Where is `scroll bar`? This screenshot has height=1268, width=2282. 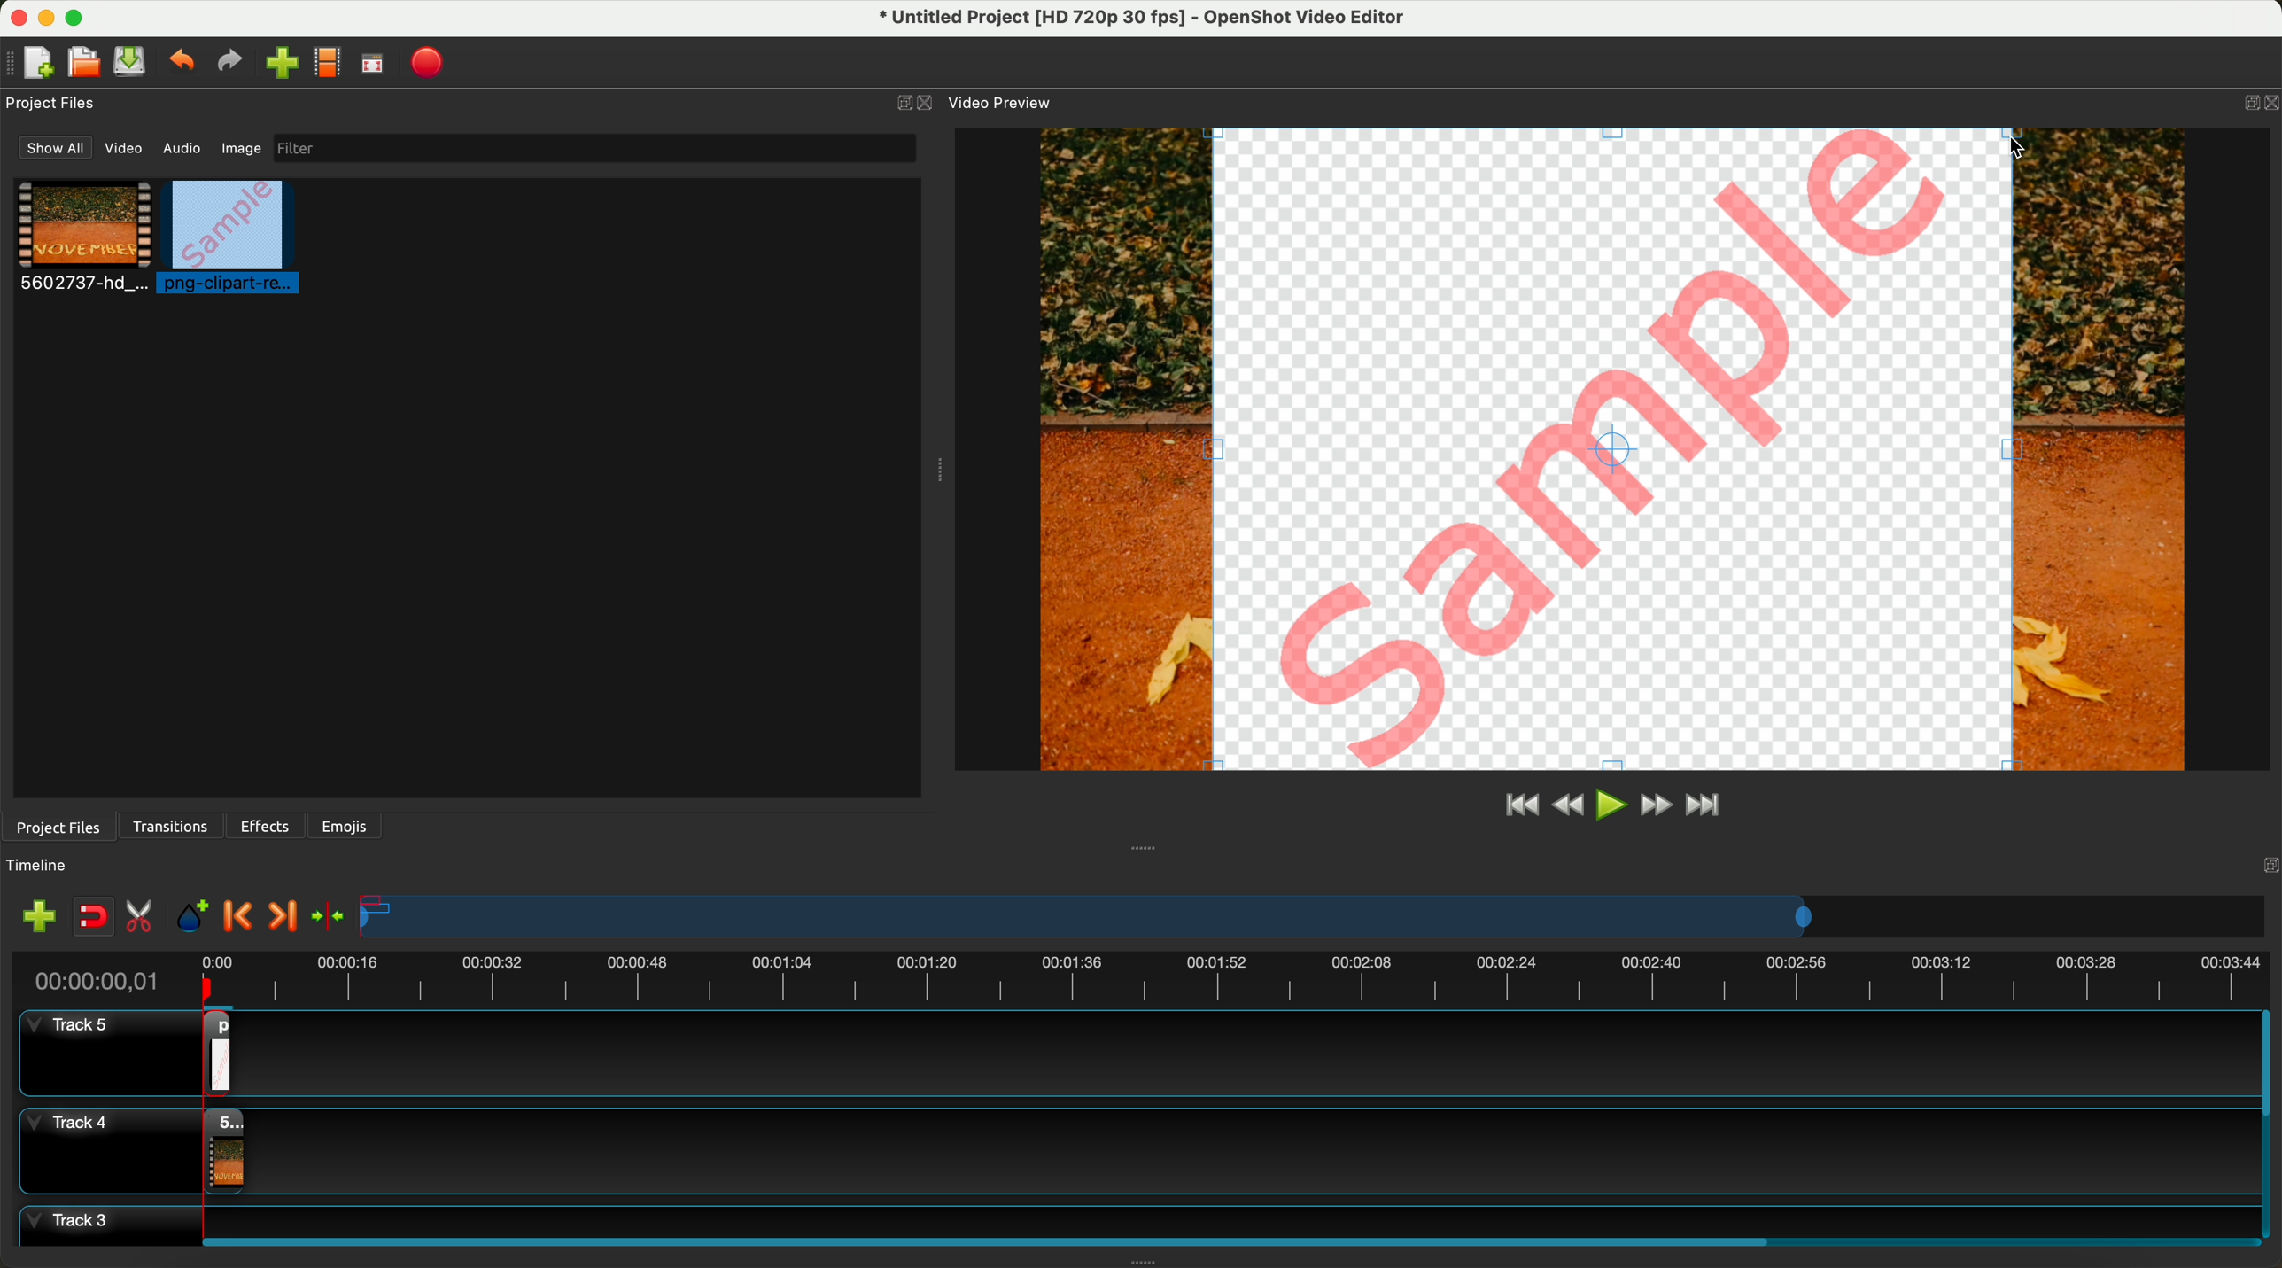
scroll bar is located at coordinates (2268, 1124).